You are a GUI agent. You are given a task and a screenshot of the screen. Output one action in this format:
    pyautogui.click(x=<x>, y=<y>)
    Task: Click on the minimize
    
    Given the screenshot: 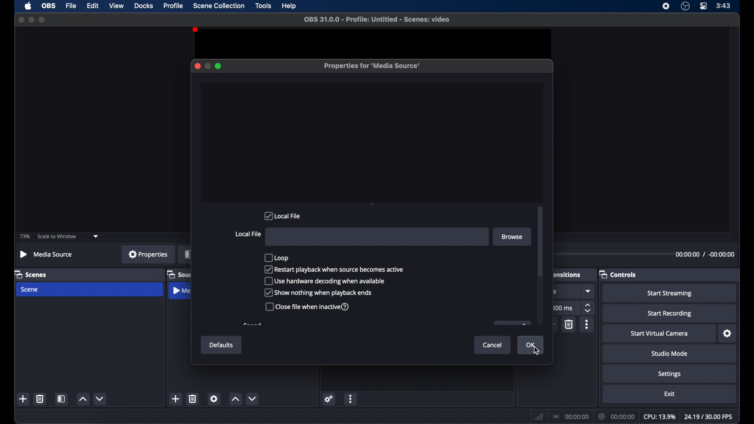 What is the action you would take?
    pyautogui.click(x=207, y=66)
    